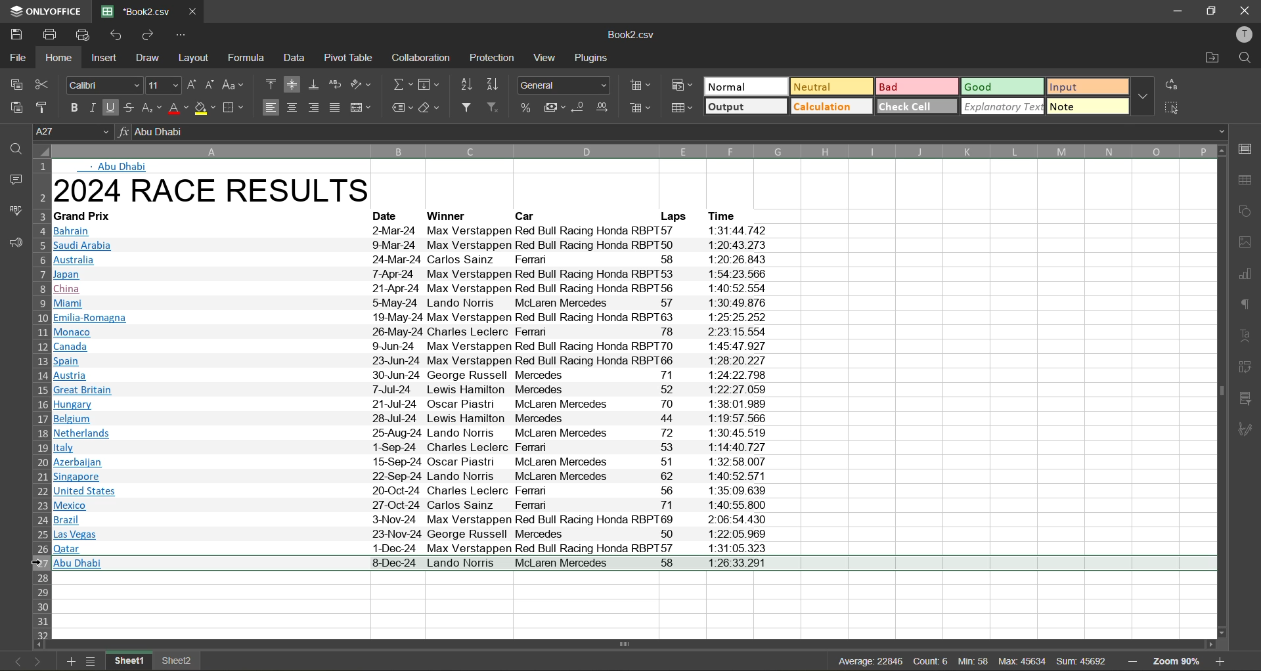  I want to click on text info, so click(415, 288).